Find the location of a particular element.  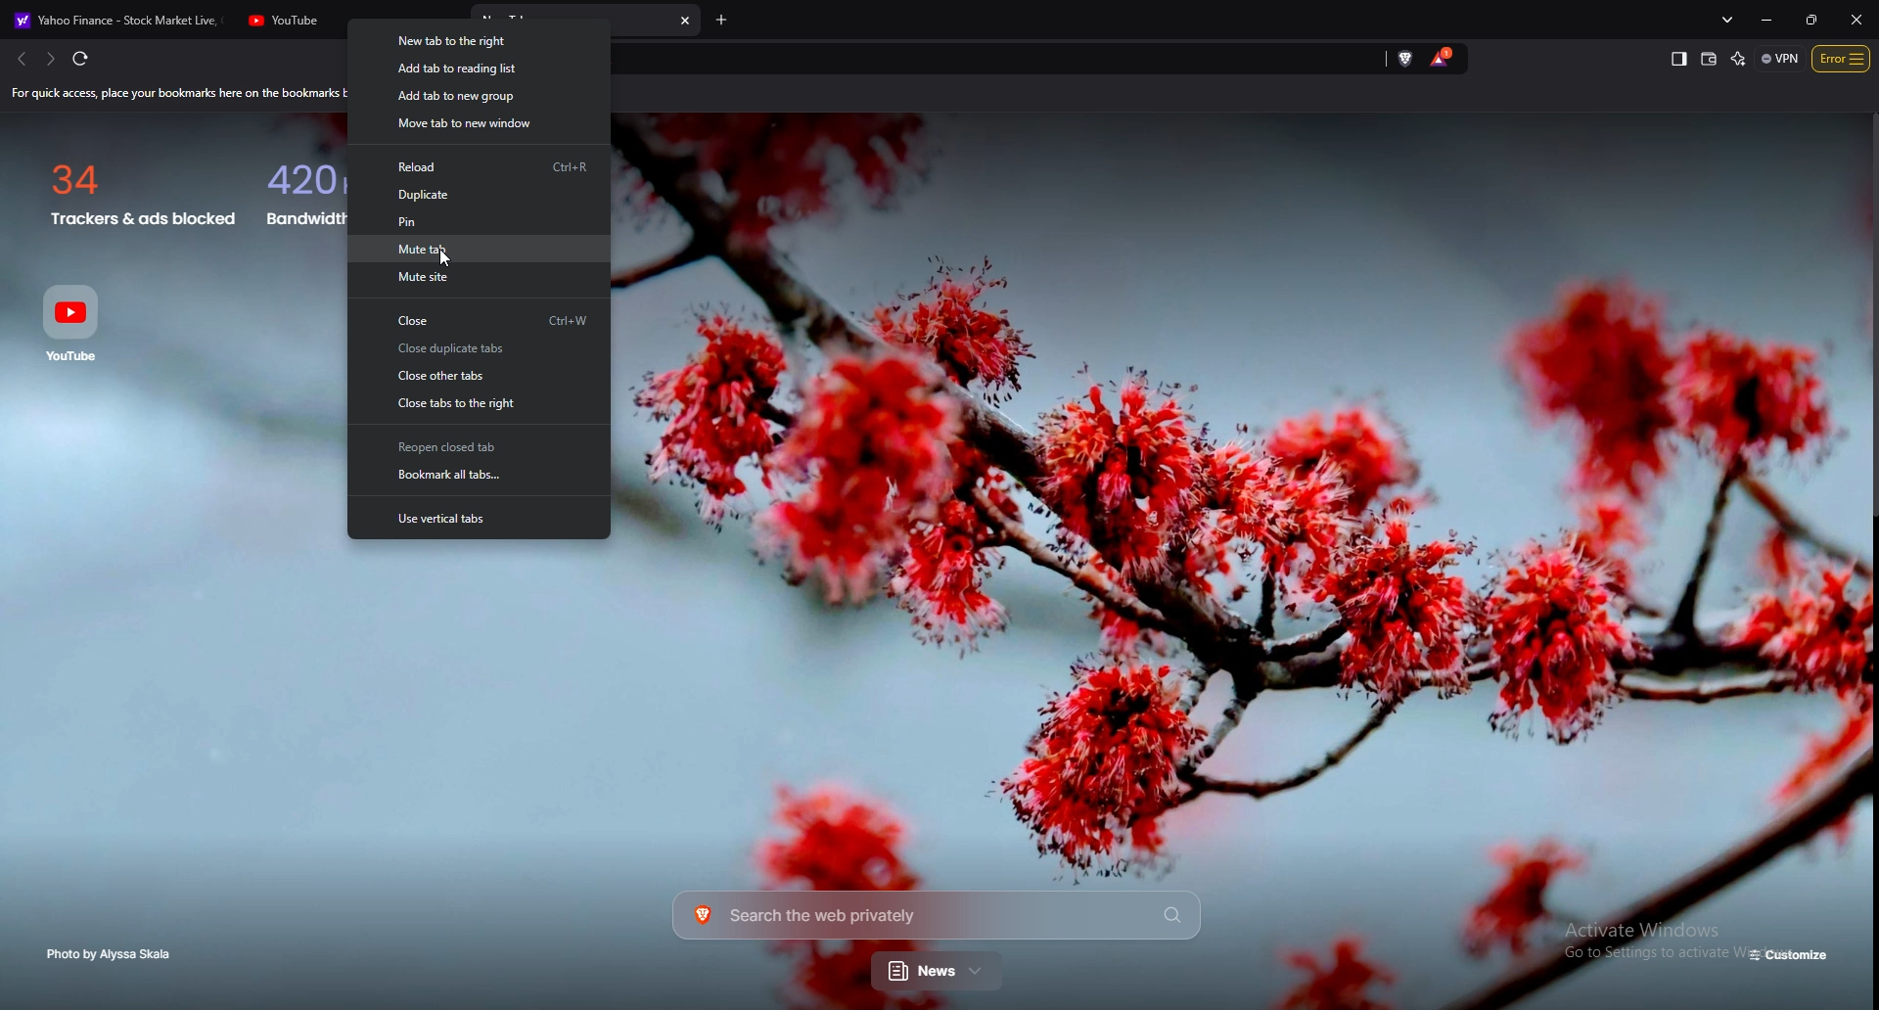

back is located at coordinates (19, 59).